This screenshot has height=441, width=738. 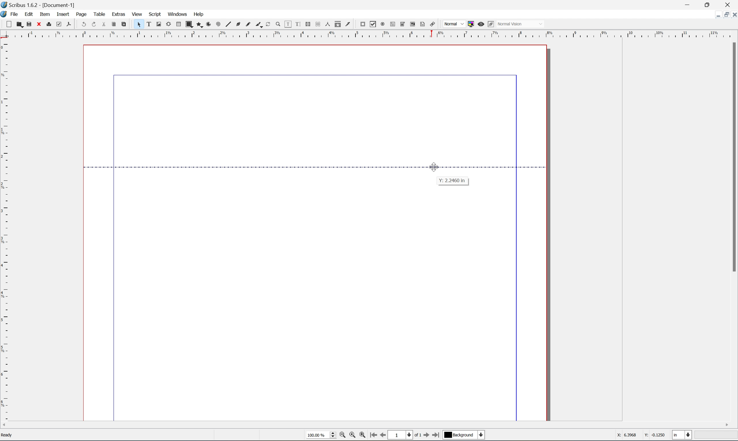 What do you see at coordinates (339, 25) in the screenshot?
I see `copy item annotation` at bounding box center [339, 25].